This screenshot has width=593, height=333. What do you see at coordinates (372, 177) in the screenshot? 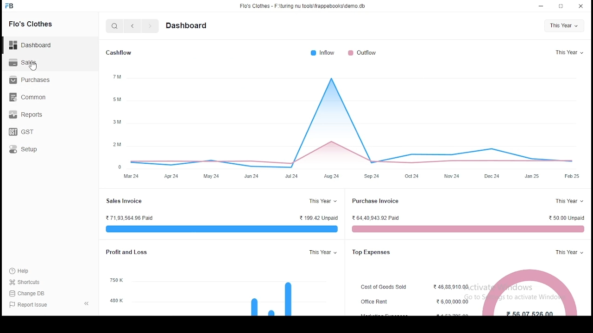
I see `Sep24` at bounding box center [372, 177].